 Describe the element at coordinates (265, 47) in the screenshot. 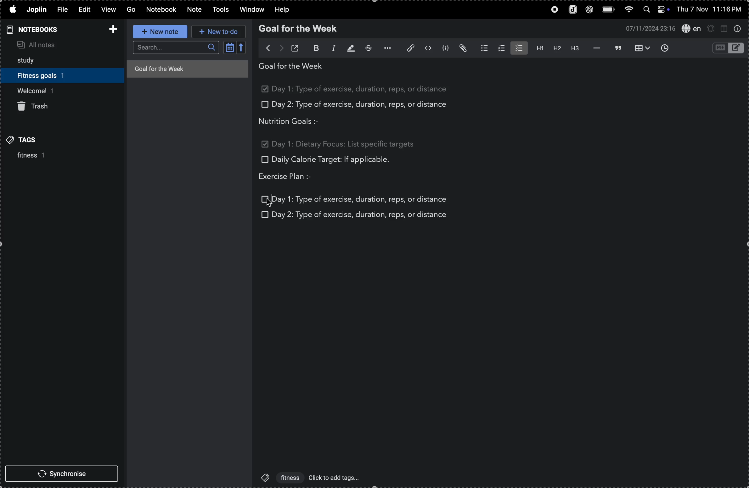

I see `back` at that location.